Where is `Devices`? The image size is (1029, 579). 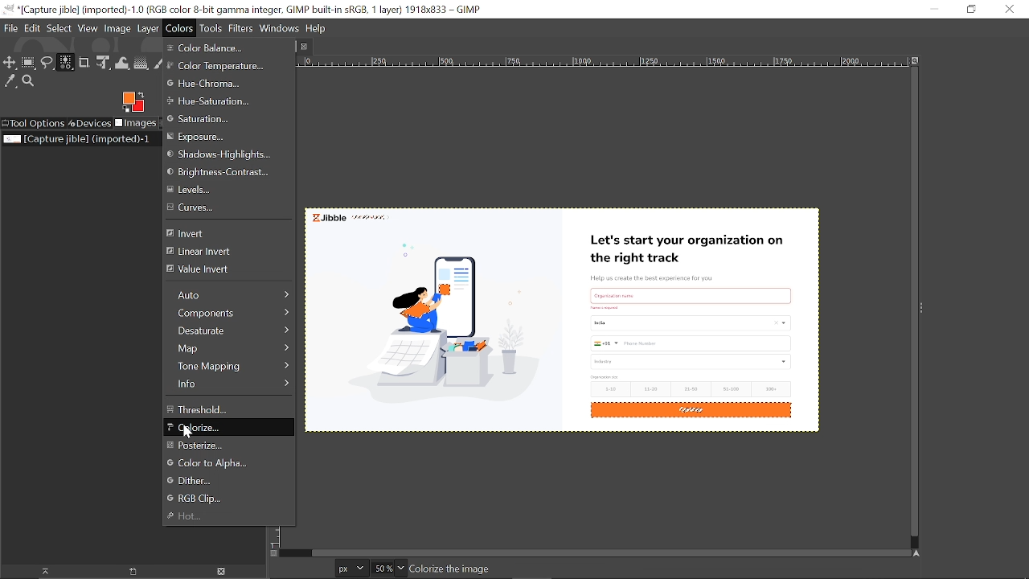
Devices is located at coordinates (89, 124).